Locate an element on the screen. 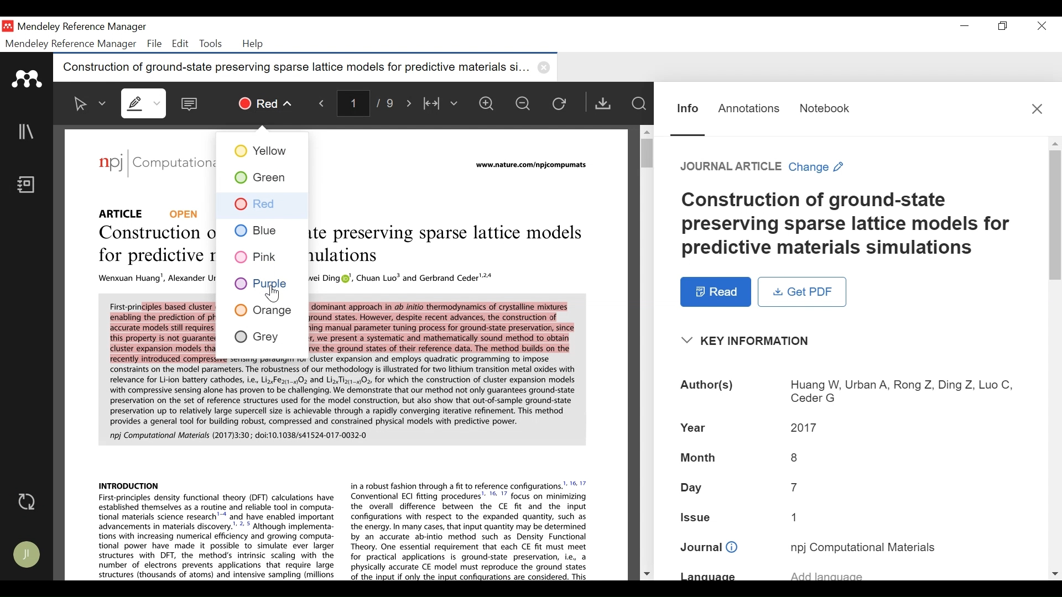  2017 is located at coordinates (800, 427).